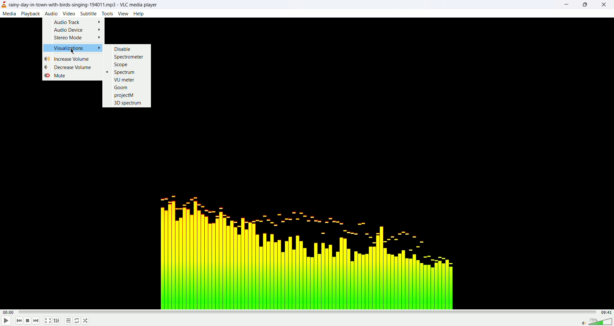  Describe the element at coordinates (73, 52) in the screenshot. I see `cursor` at that location.